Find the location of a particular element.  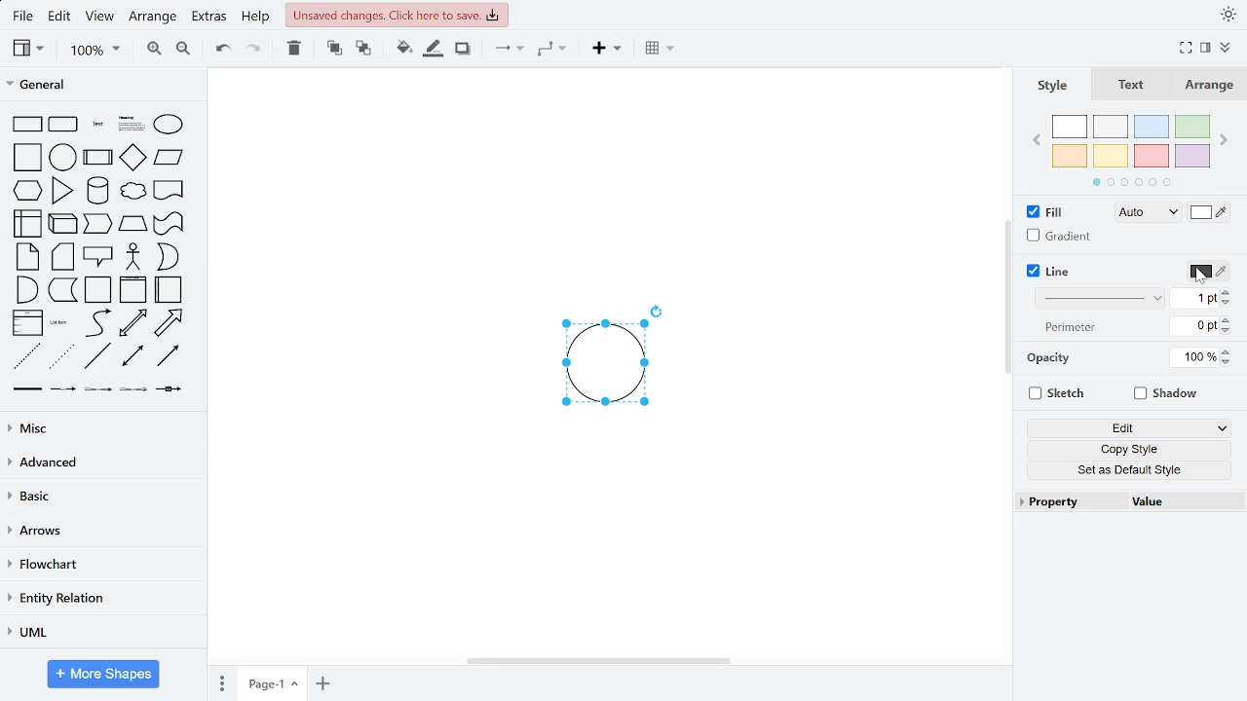

or is located at coordinates (169, 256).